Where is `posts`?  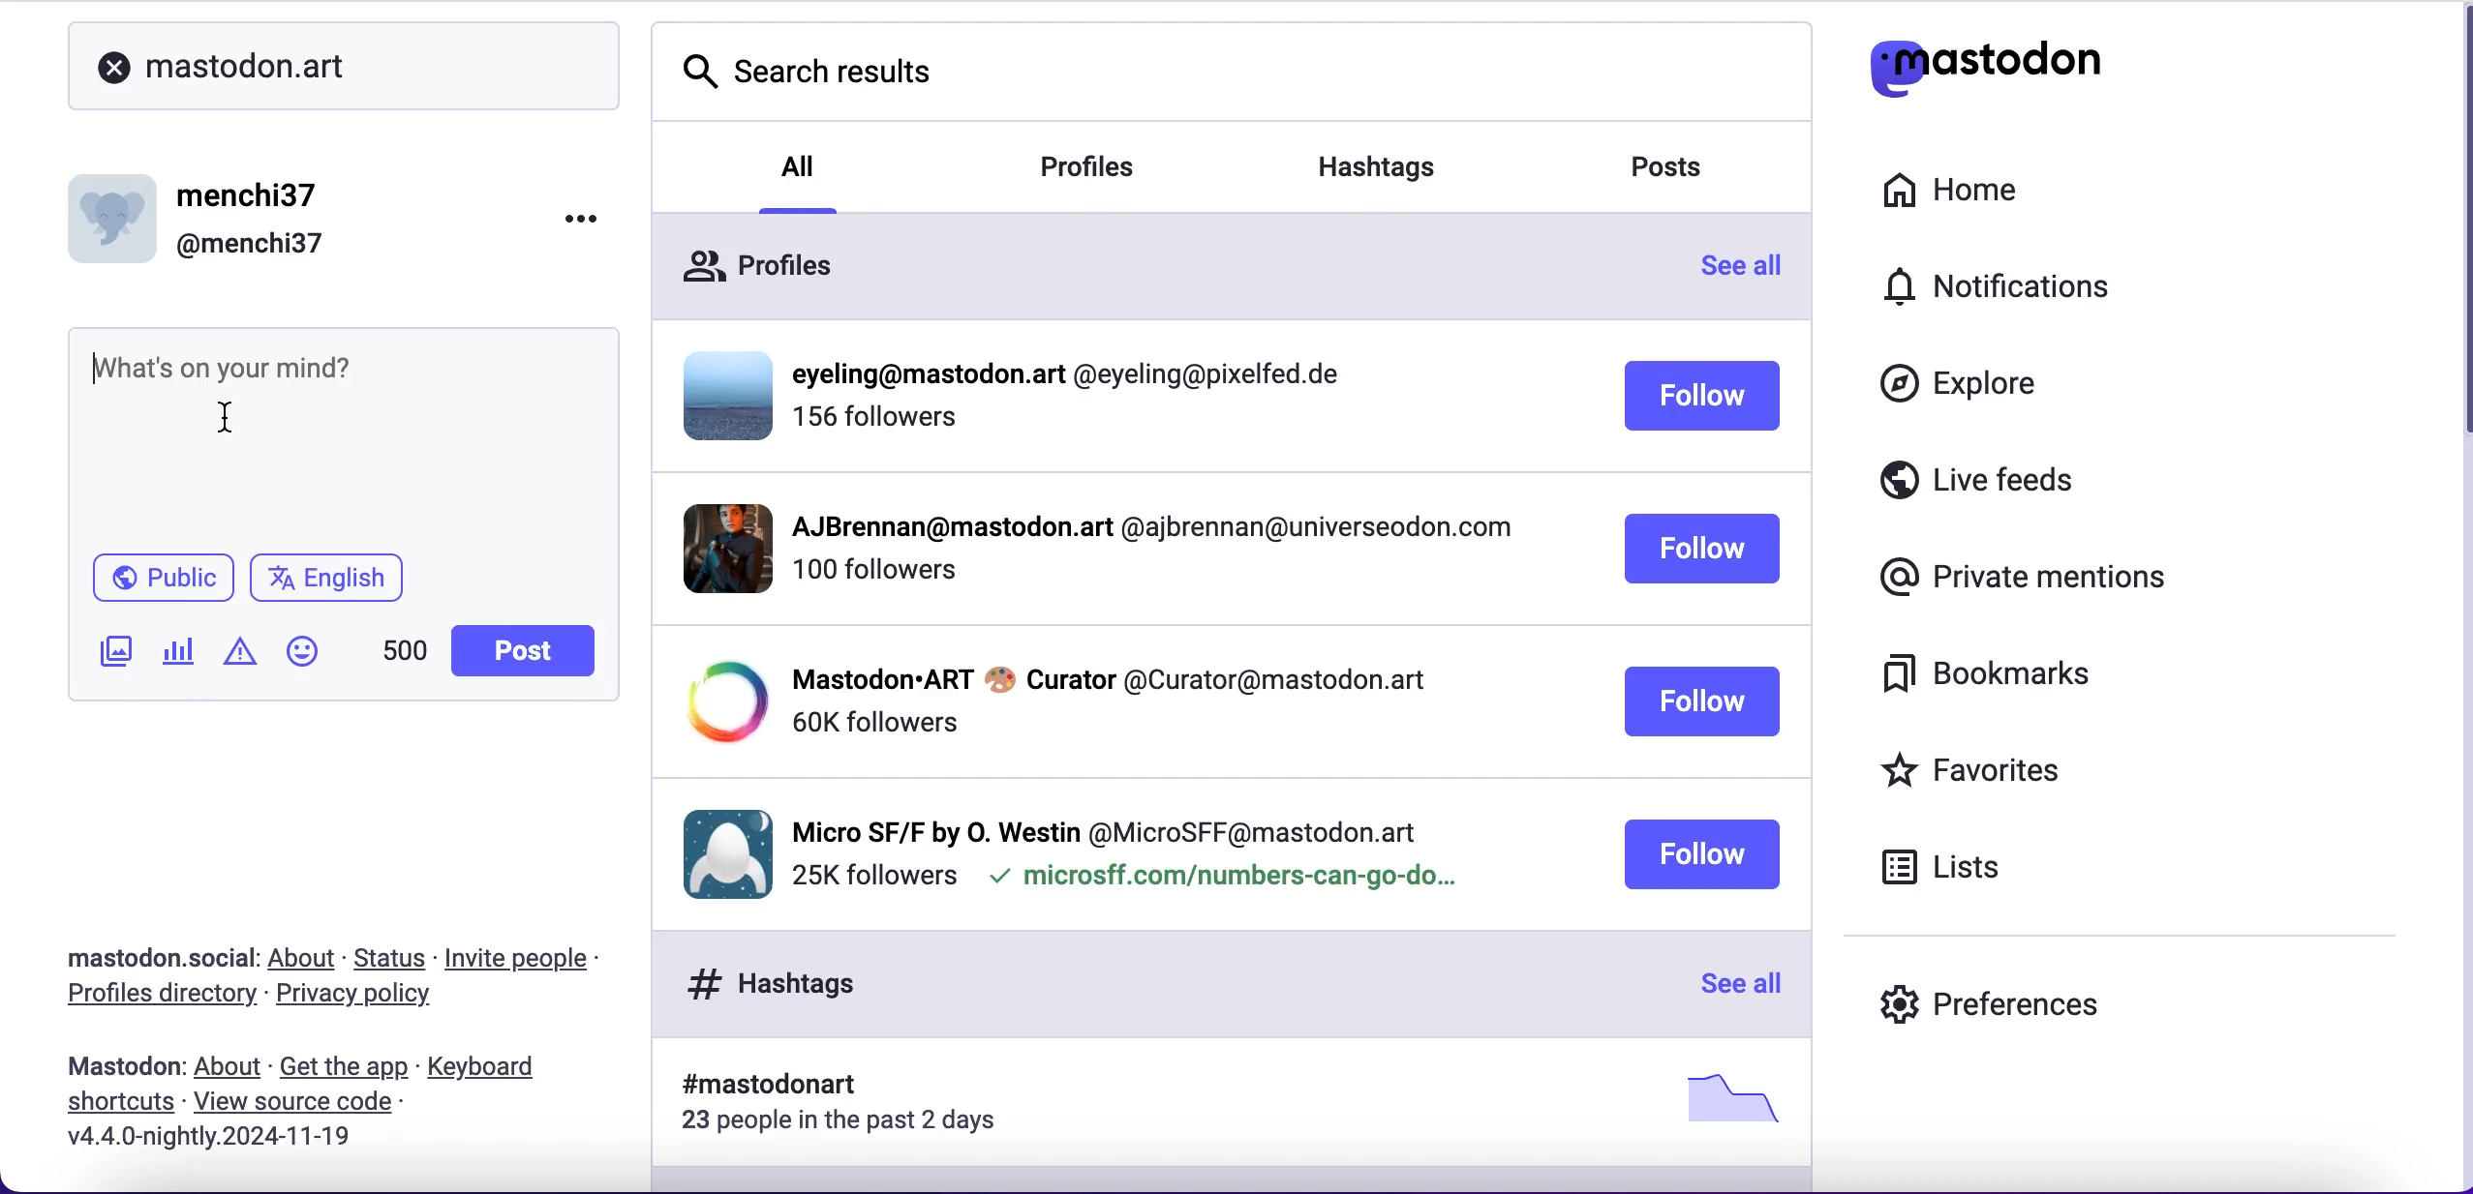
posts is located at coordinates (1685, 172).